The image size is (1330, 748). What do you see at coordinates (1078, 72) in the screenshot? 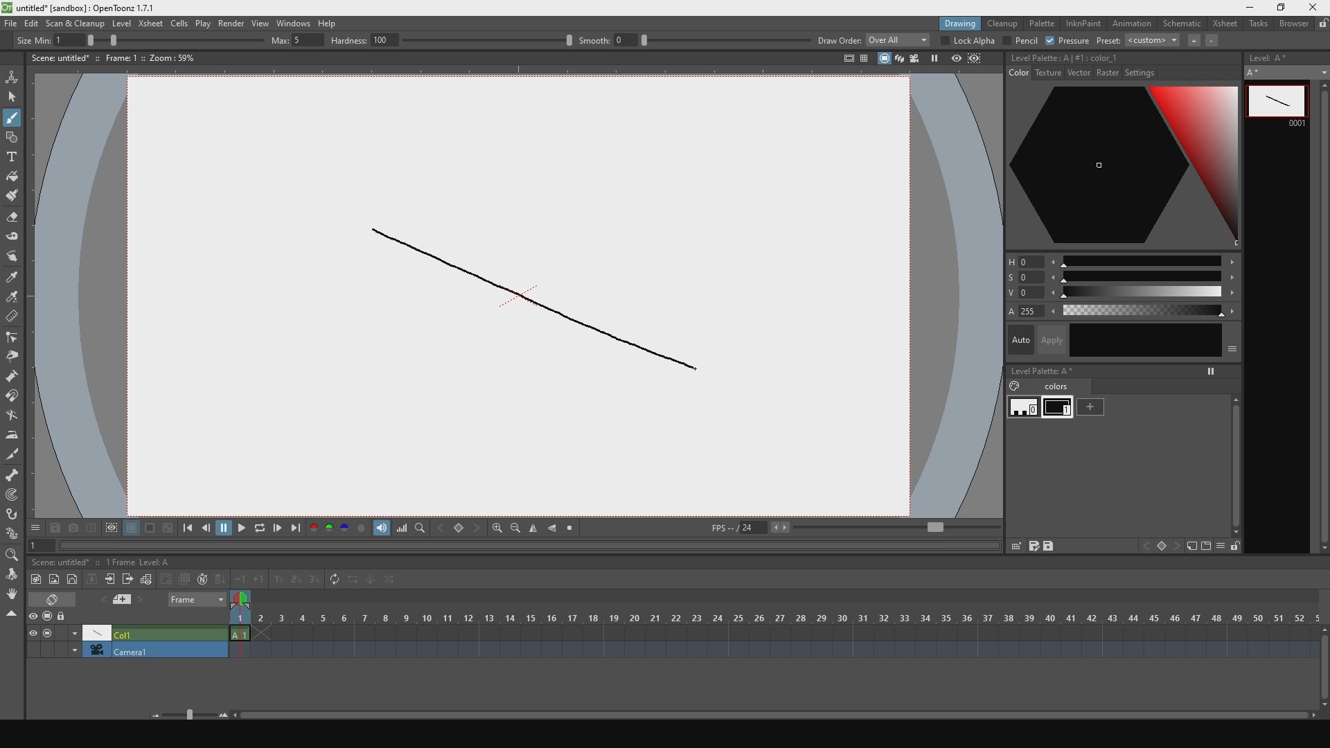
I see `vector` at bounding box center [1078, 72].